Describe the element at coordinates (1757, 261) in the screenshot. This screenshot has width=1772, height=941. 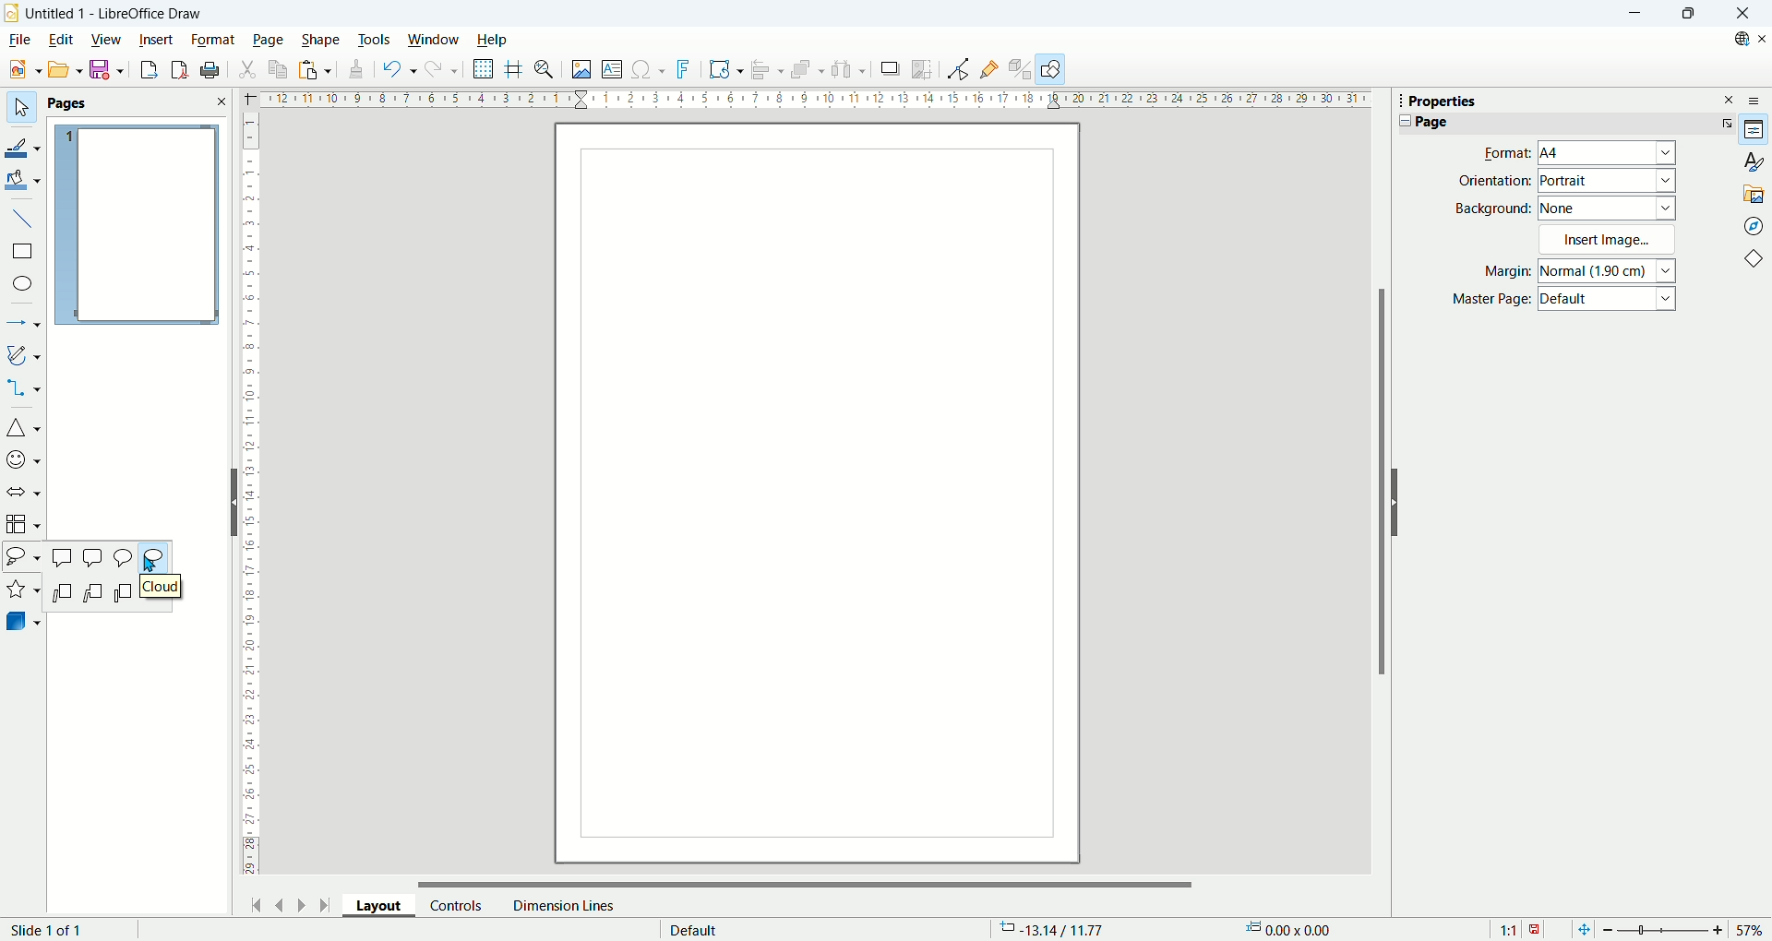
I see `basic shapes` at that location.